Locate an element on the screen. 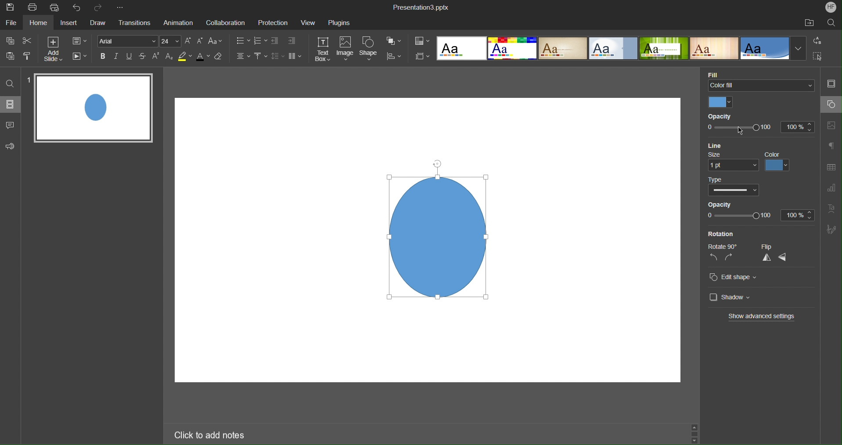 The height and width of the screenshot is (445, 842). Arrange is located at coordinates (395, 42).